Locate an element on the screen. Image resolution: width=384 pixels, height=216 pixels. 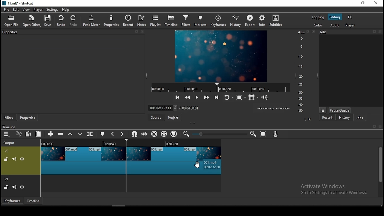
(UN)MUTE is located at coordinates (14, 158).